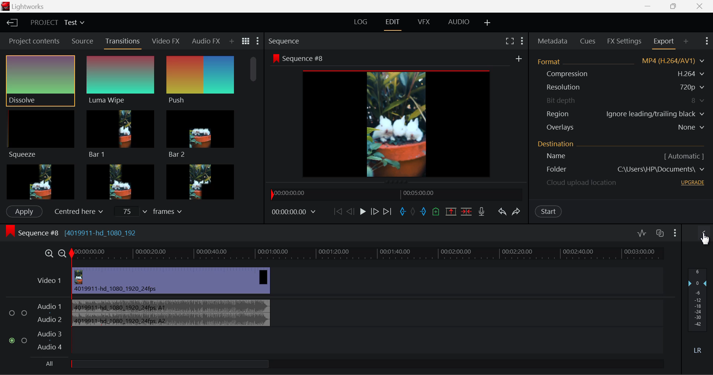 This screenshot has height=375, width=713. What do you see at coordinates (481, 211) in the screenshot?
I see `Record Voiceover` at bounding box center [481, 211].